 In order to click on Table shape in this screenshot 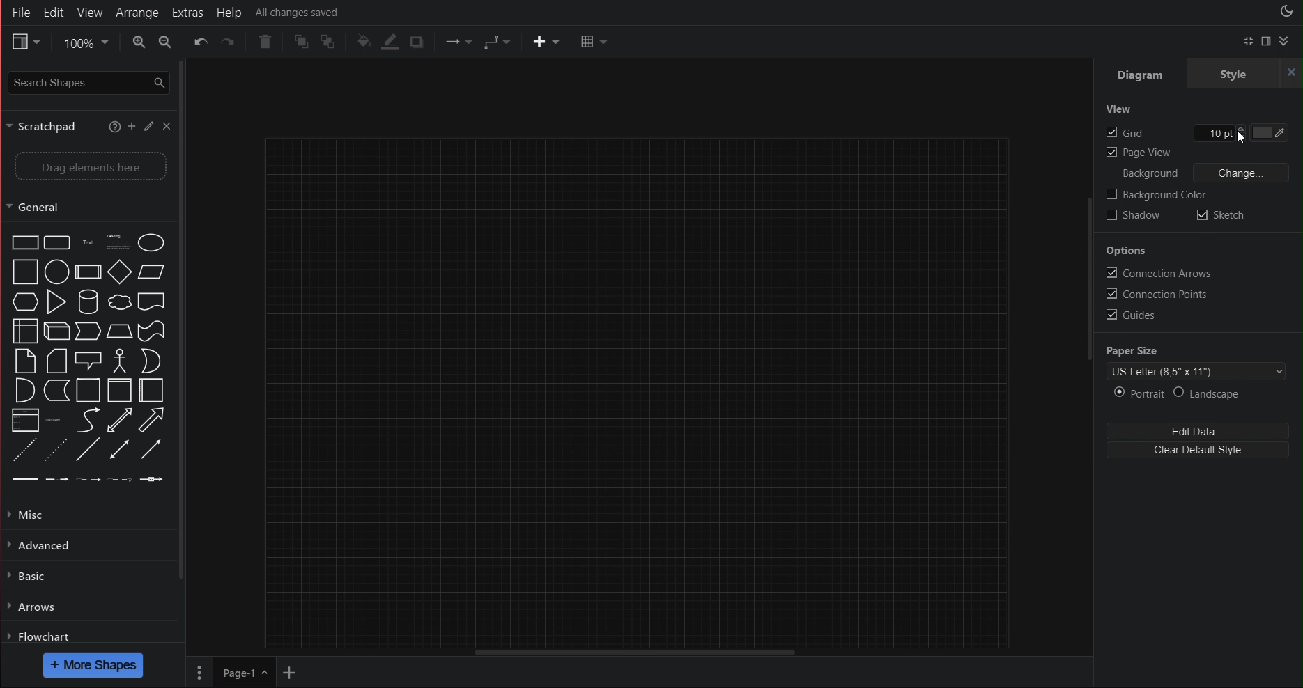, I will do `click(20, 329)`.